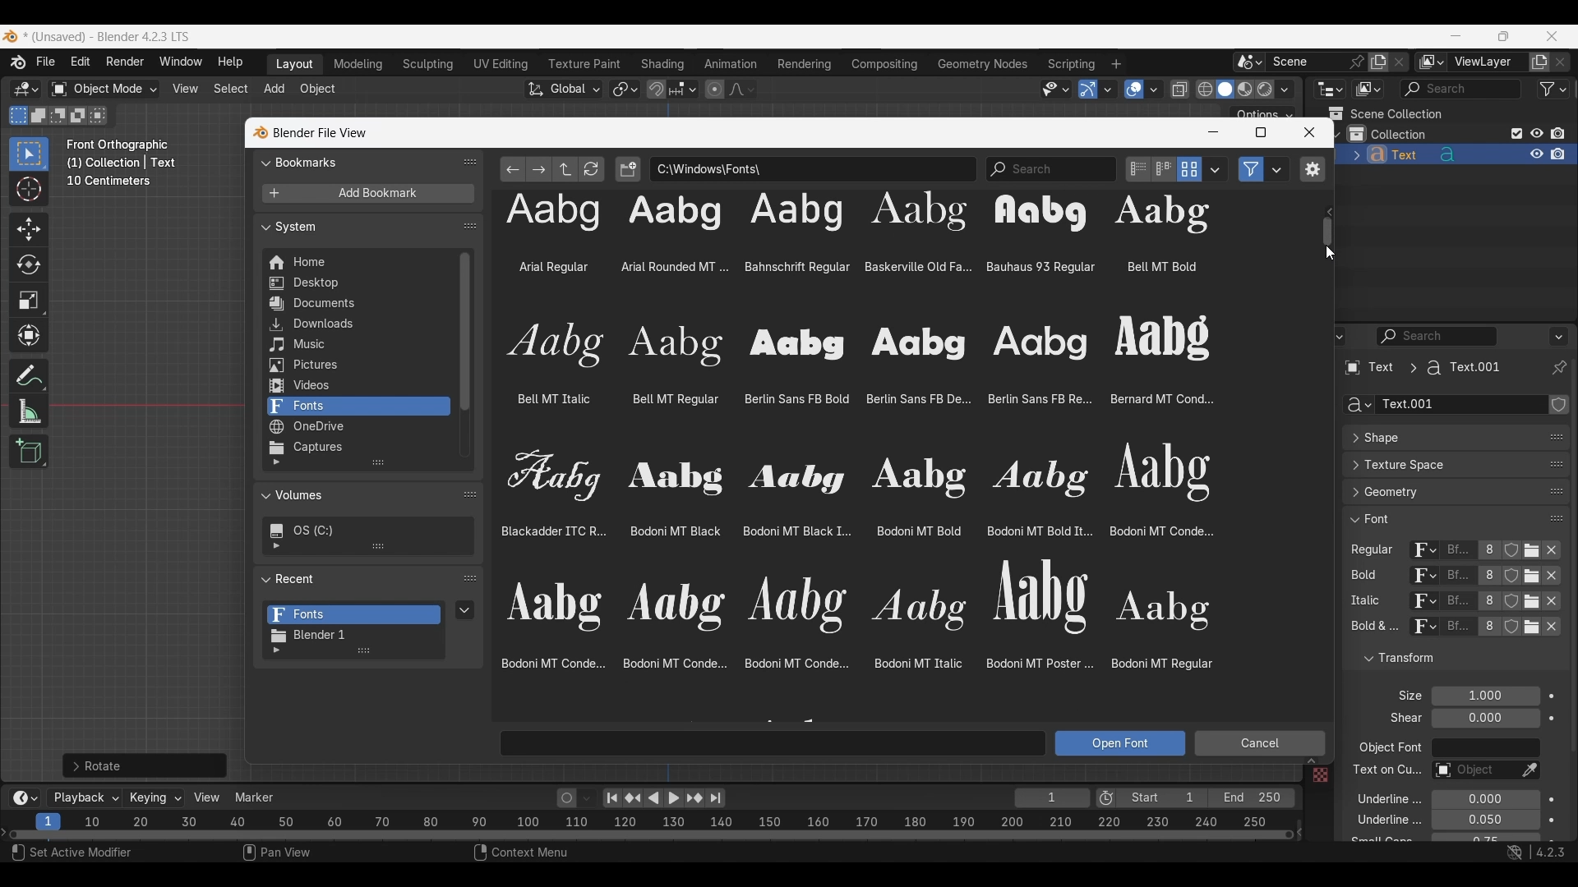 Image resolution: width=1578 pixels, height=887 pixels. I want to click on Software logo, so click(10, 36).